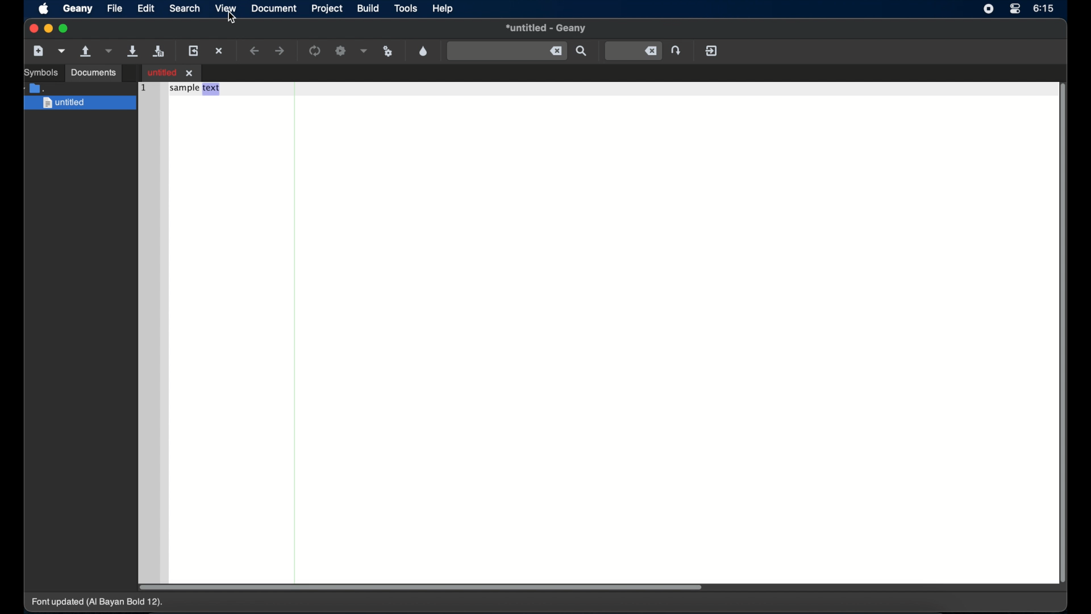  Describe the element at coordinates (388, 51) in the screenshot. I see `run or view the current file` at that location.